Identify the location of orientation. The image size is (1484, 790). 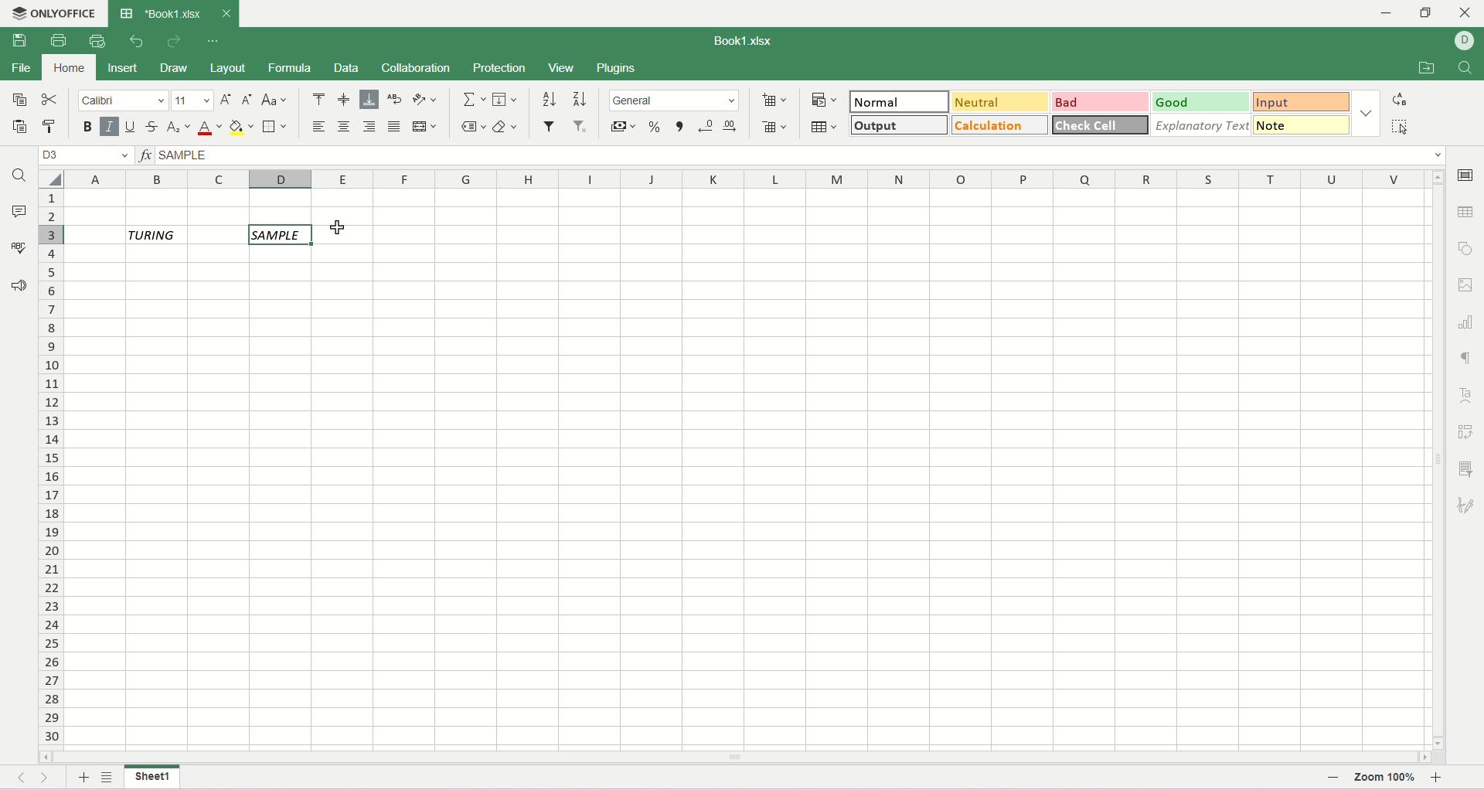
(425, 100).